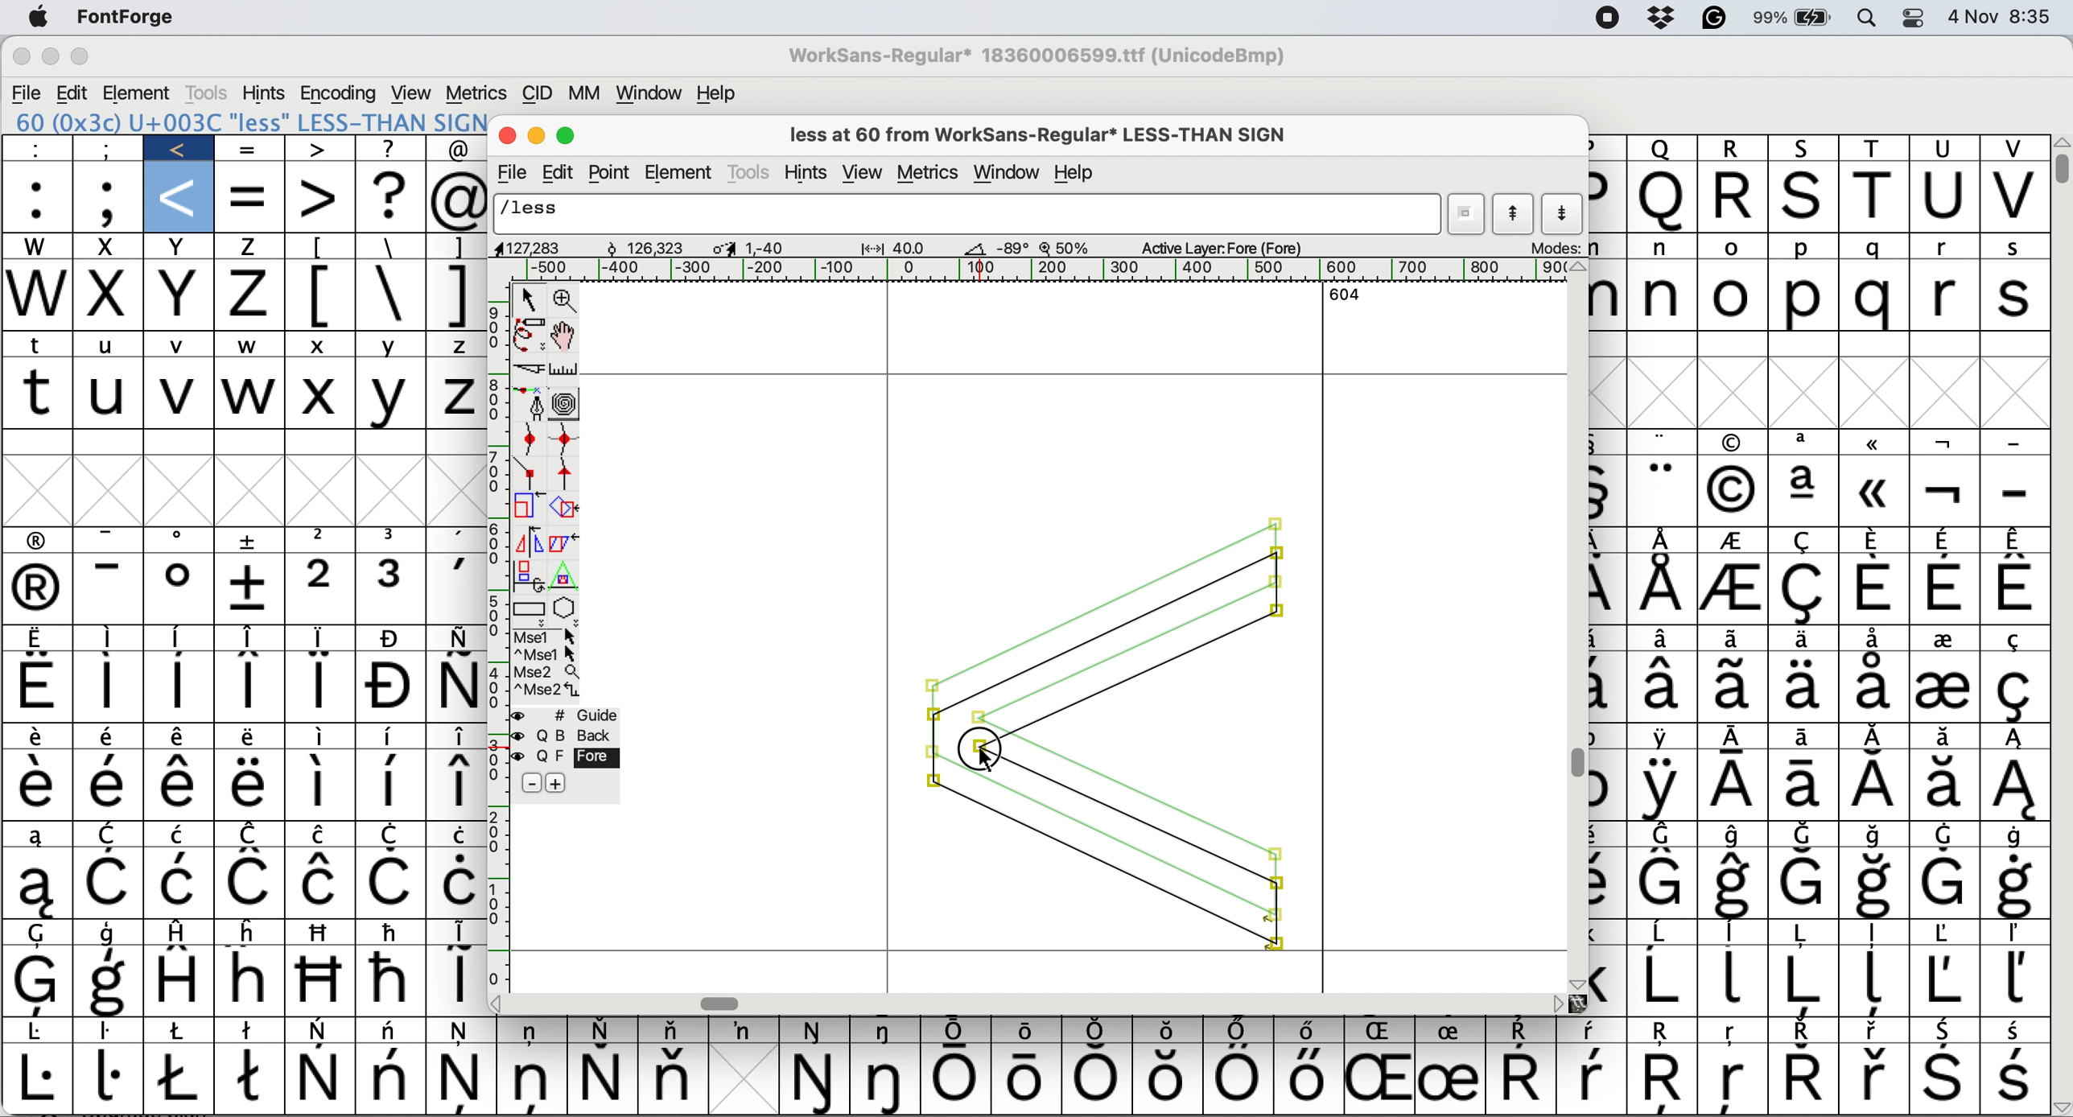 This screenshot has height=1117, width=2073. Describe the element at coordinates (250, 737) in the screenshot. I see `Symbol` at that location.